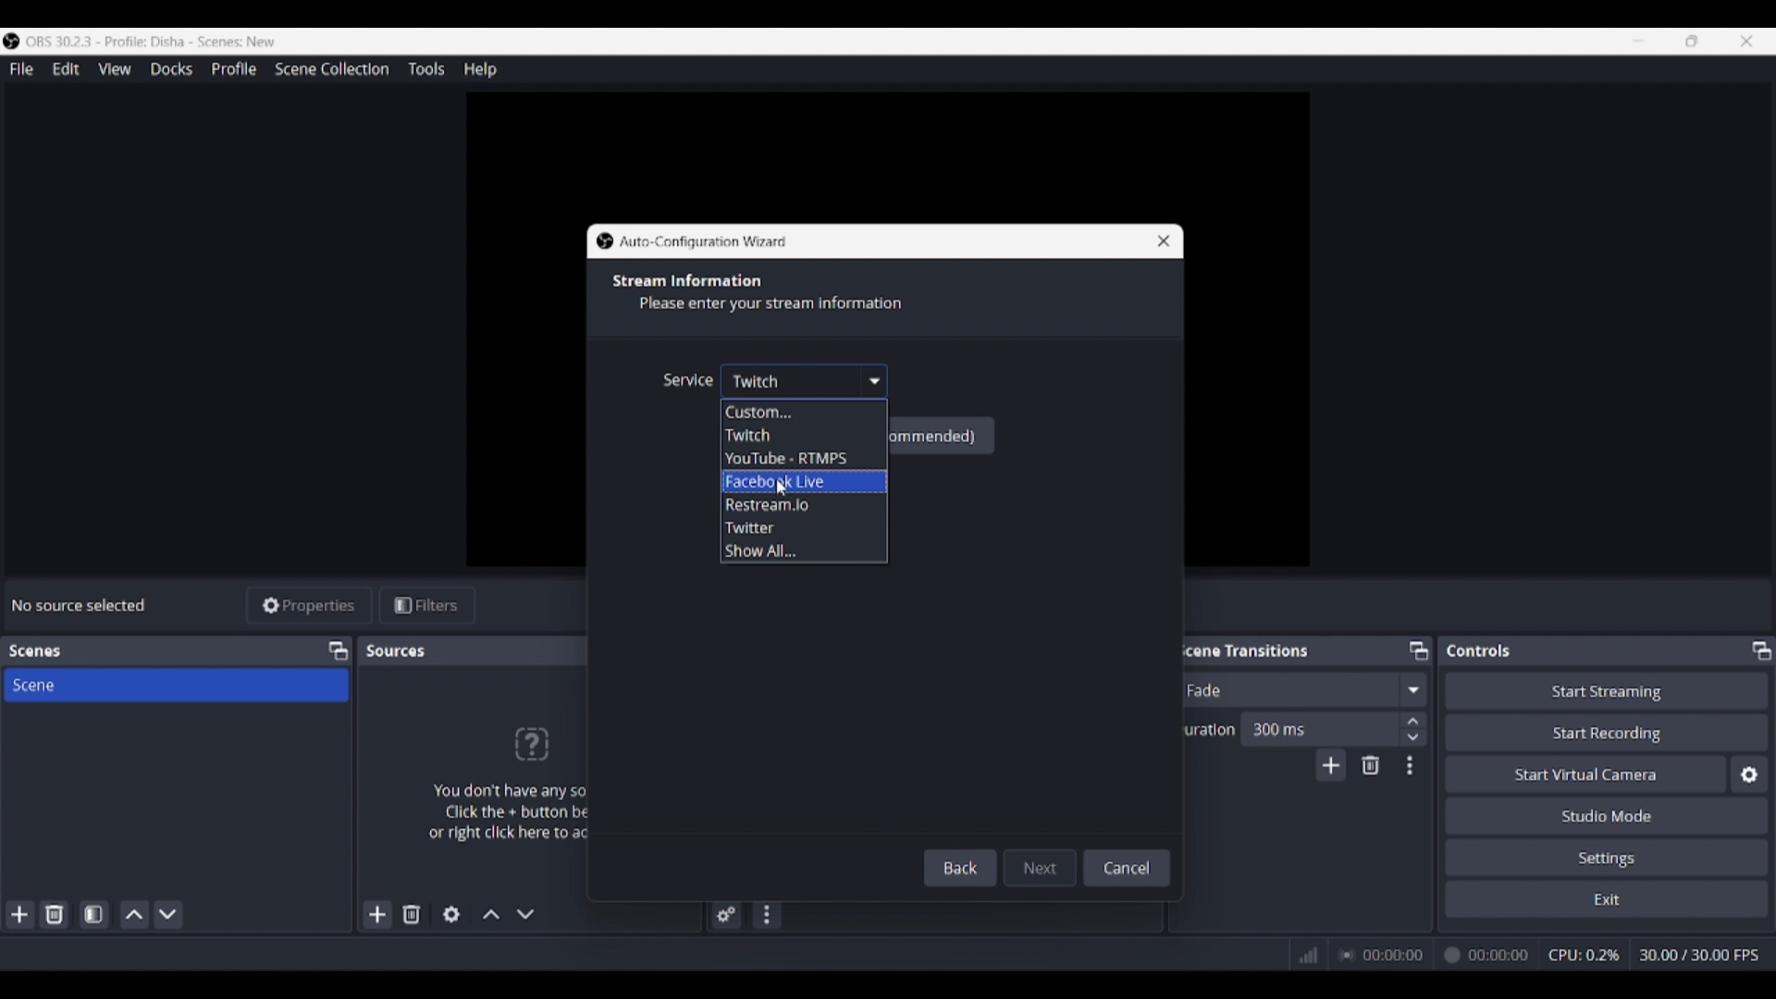  What do you see at coordinates (1128, 866) in the screenshot?
I see `Cancel` at bounding box center [1128, 866].